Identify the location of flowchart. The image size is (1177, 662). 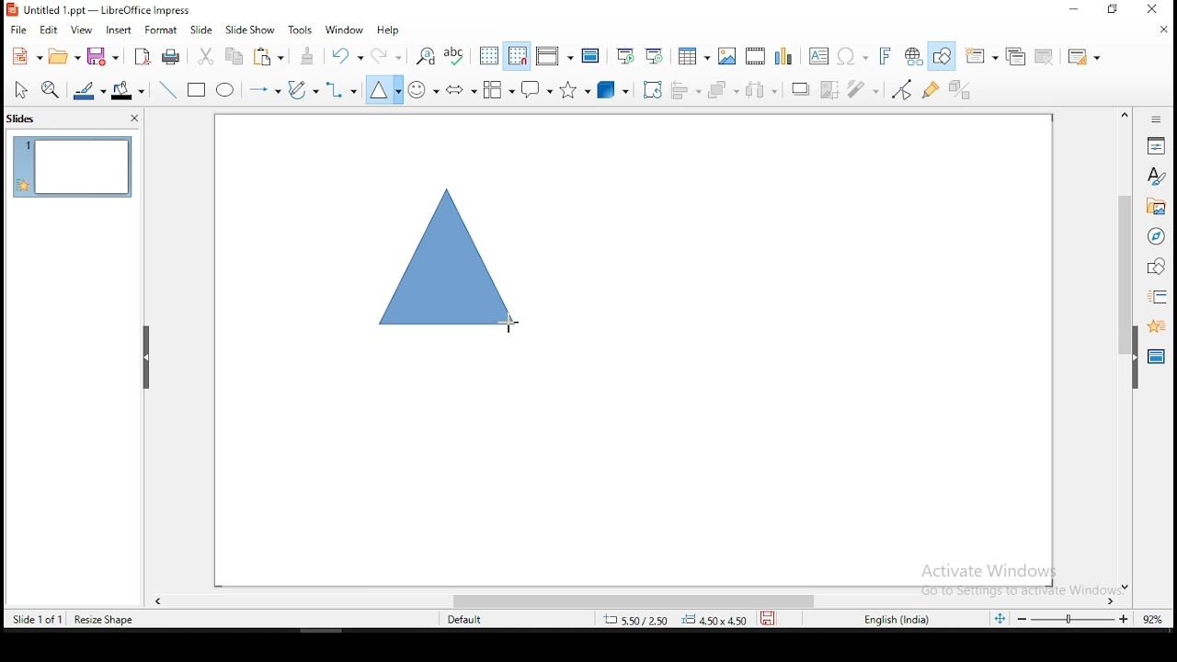
(499, 89).